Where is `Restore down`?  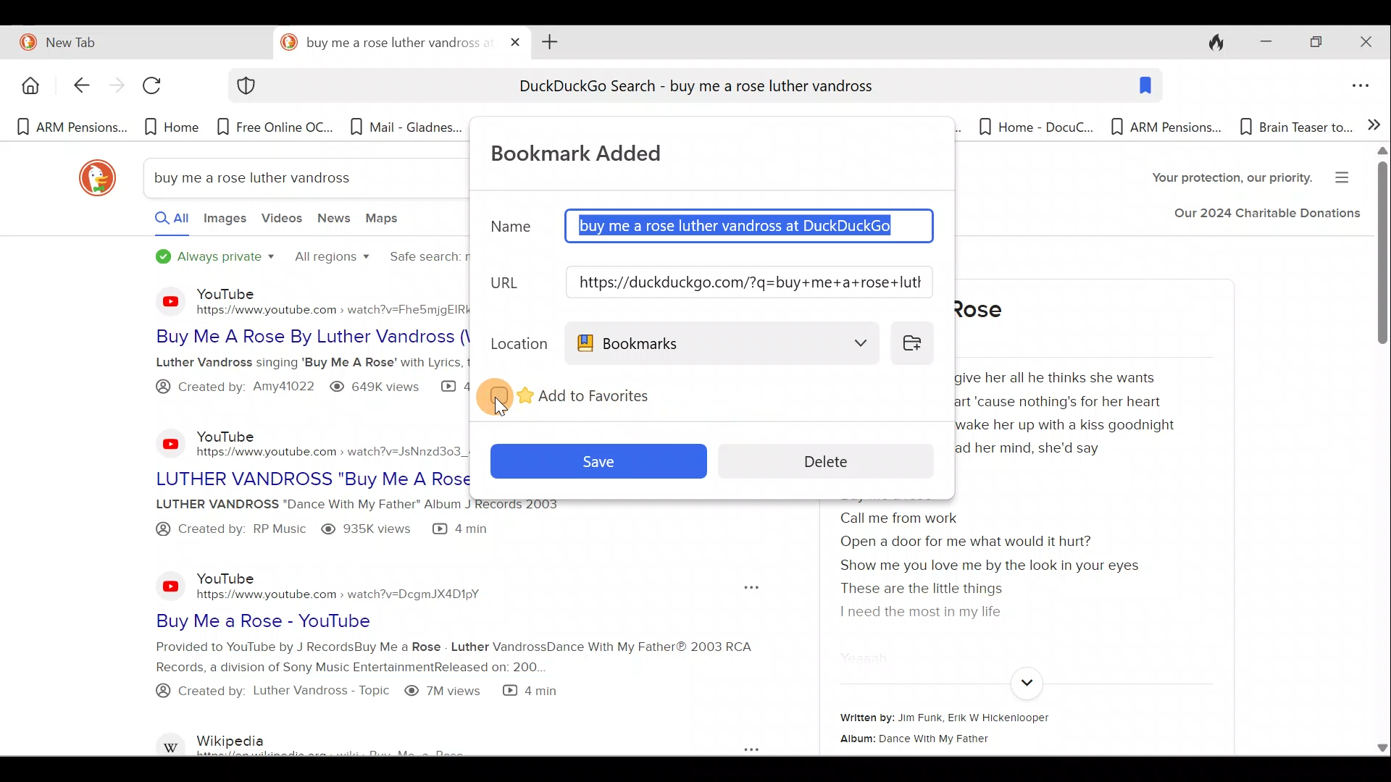 Restore down is located at coordinates (1315, 43).